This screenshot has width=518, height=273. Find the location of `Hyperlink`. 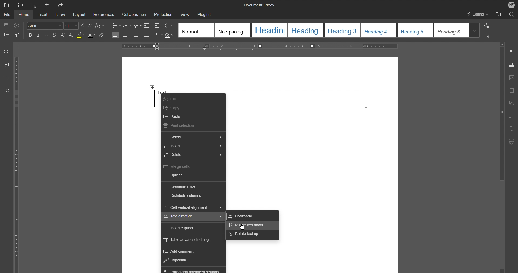

Hyperlink is located at coordinates (177, 260).